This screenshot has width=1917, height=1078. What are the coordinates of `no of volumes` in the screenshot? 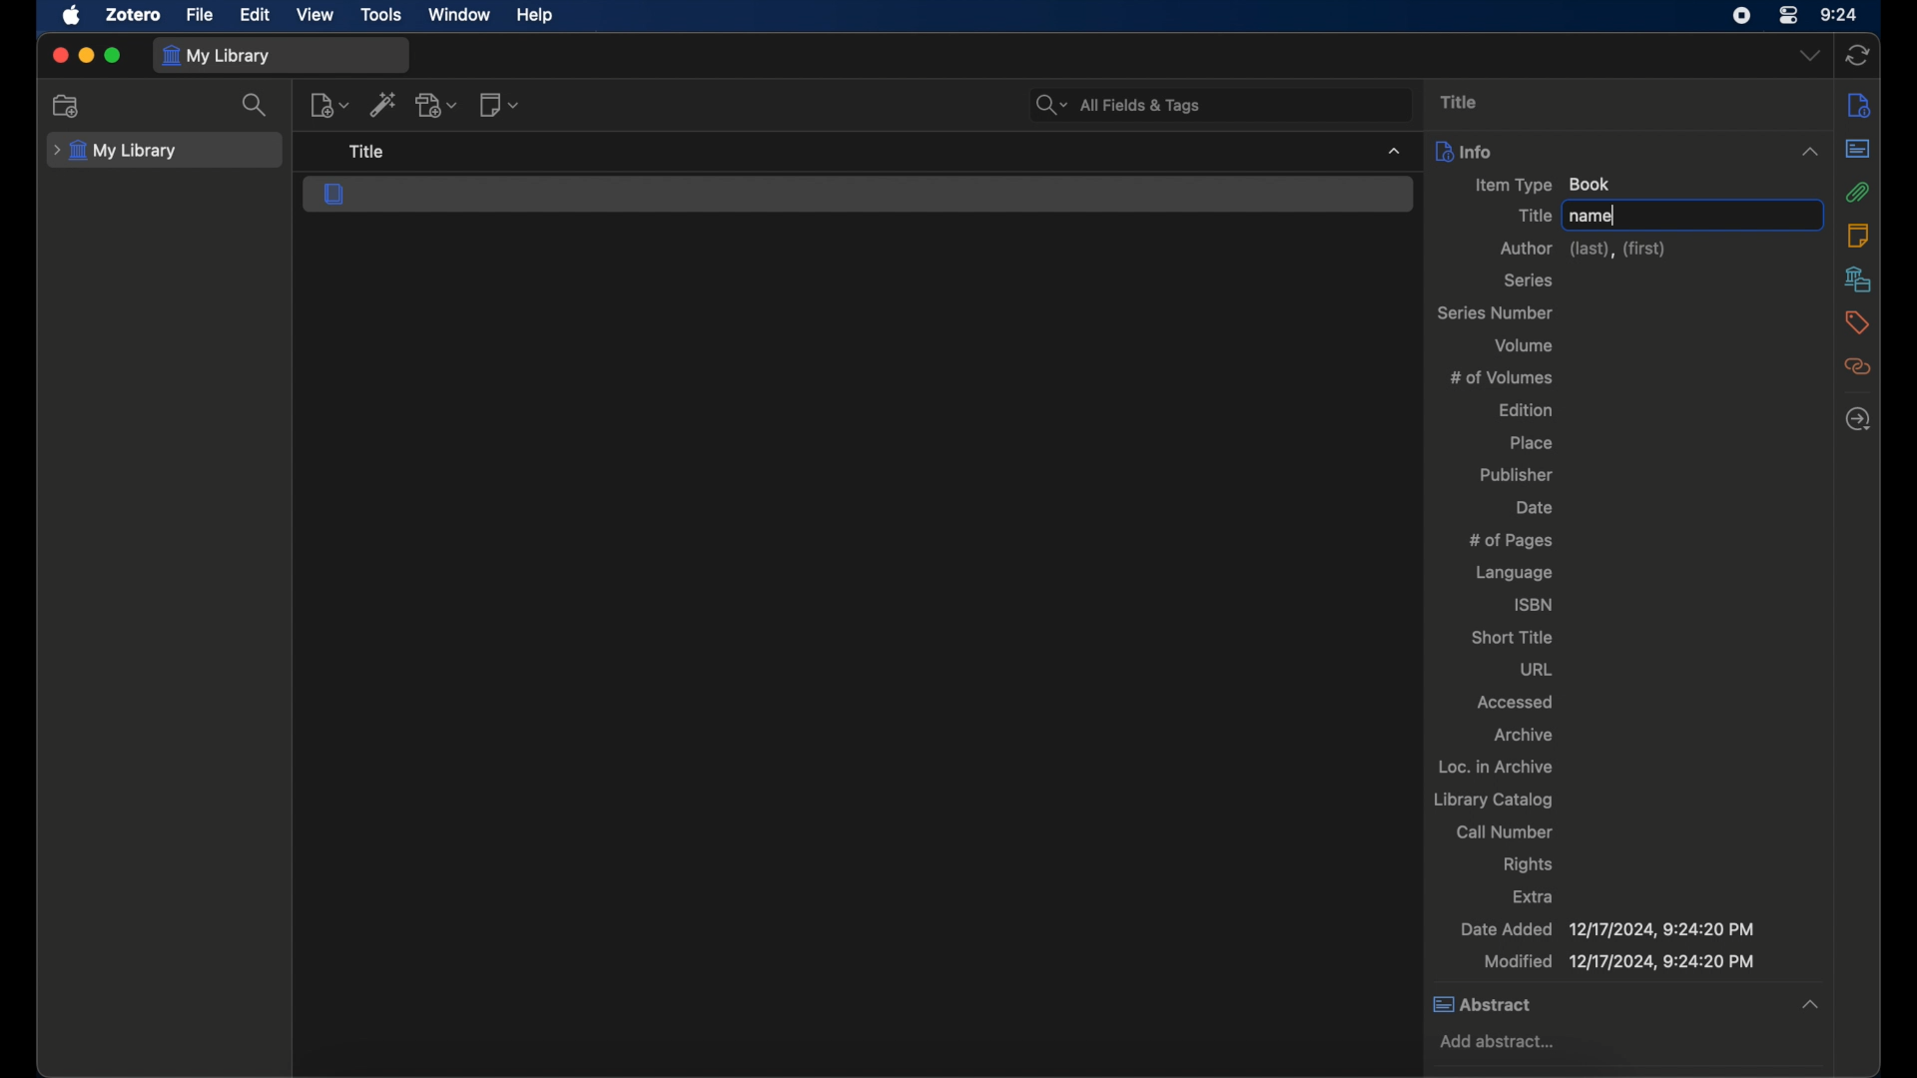 It's located at (1503, 377).